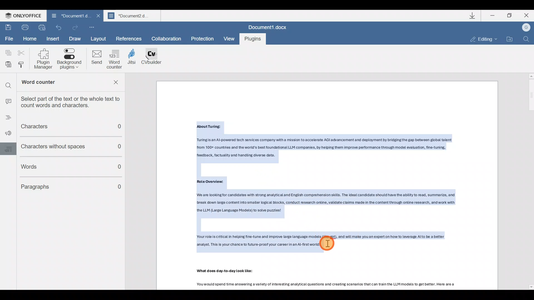  What do you see at coordinates (529, 181) in the screenshot?
I see `Scroll bar` at bounding box center [529, 181].